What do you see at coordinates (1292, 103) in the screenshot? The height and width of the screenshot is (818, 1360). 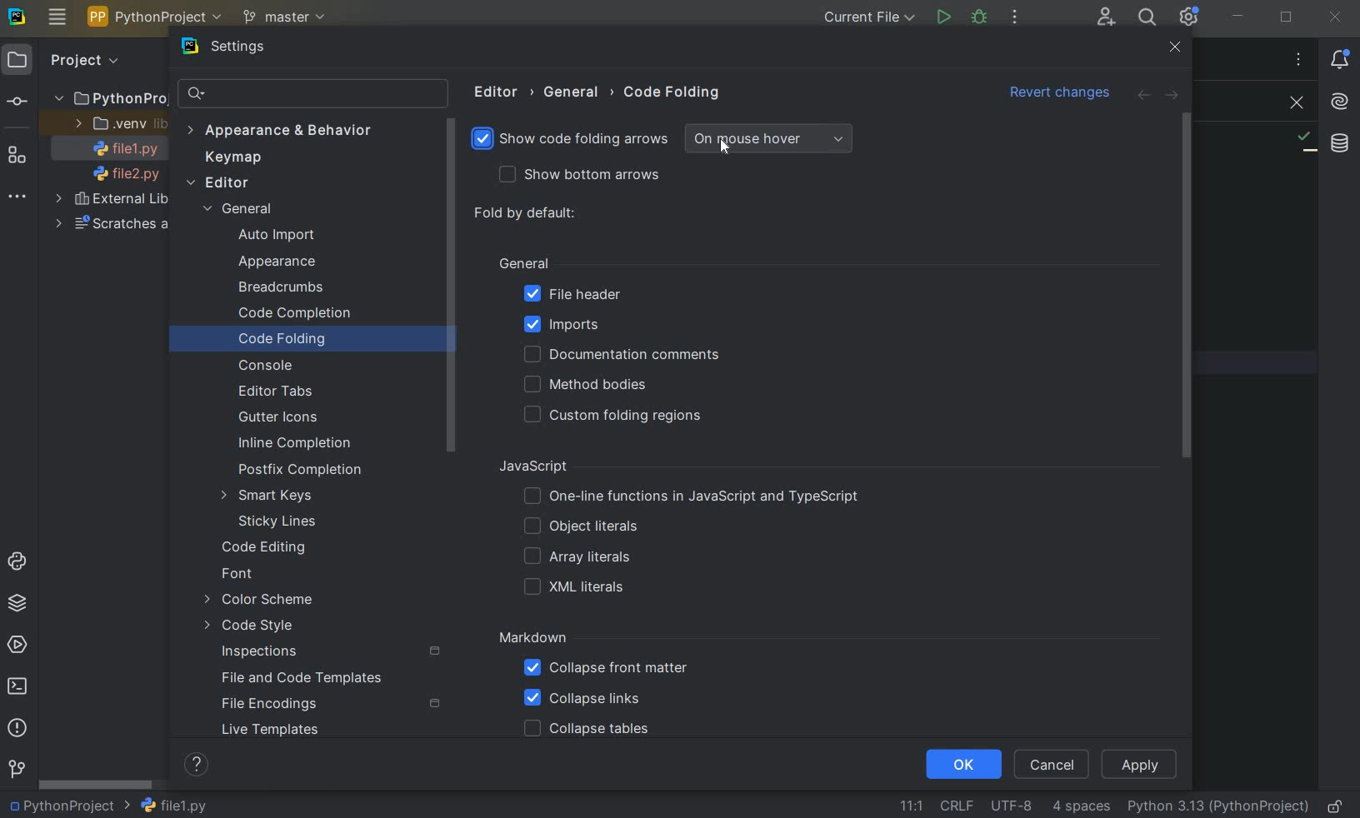 I see `CLOSE` at bounding box center [1292, 103].